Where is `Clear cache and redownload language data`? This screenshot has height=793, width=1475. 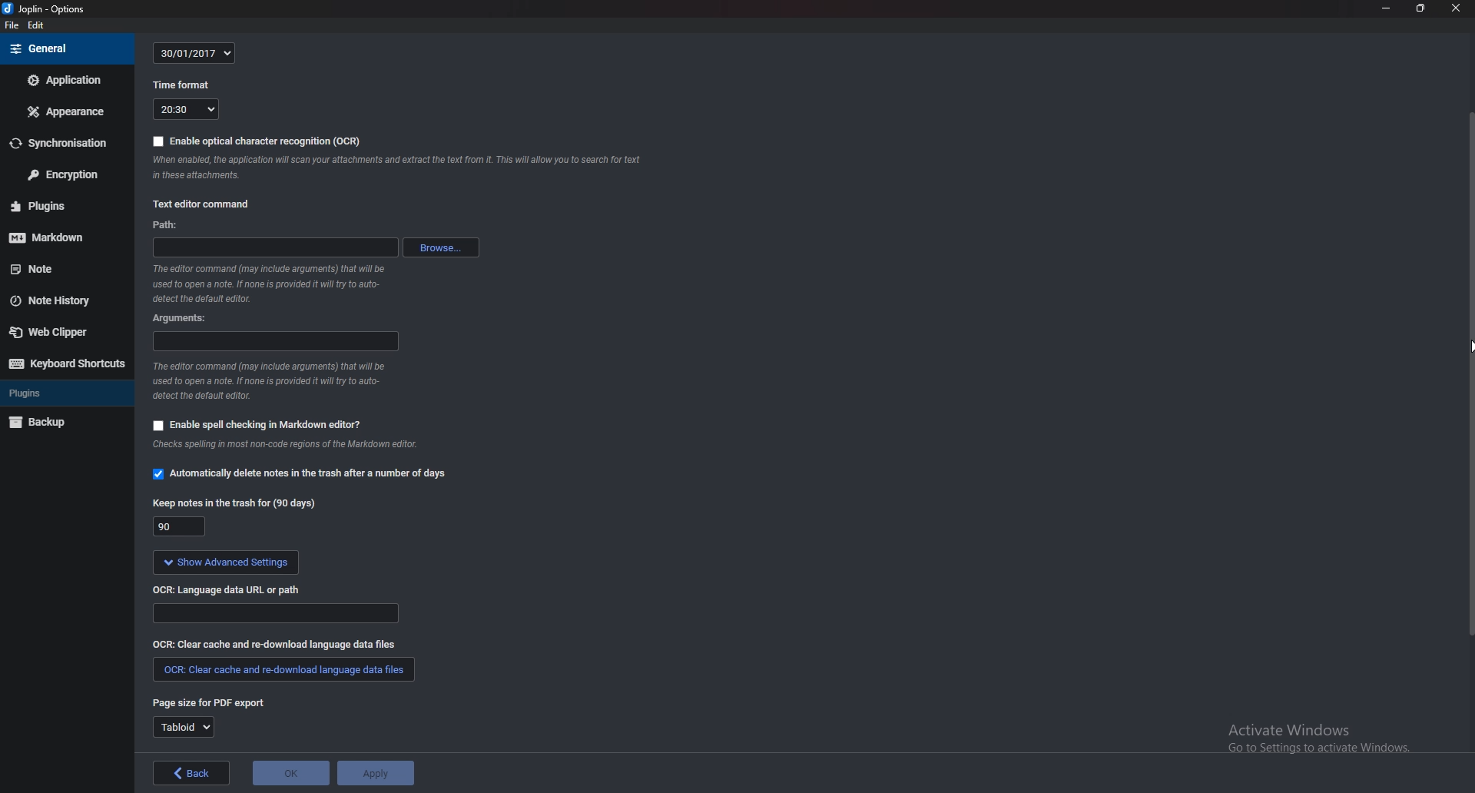 Clear cache and redownload language data is located at coordinates (271, 645).